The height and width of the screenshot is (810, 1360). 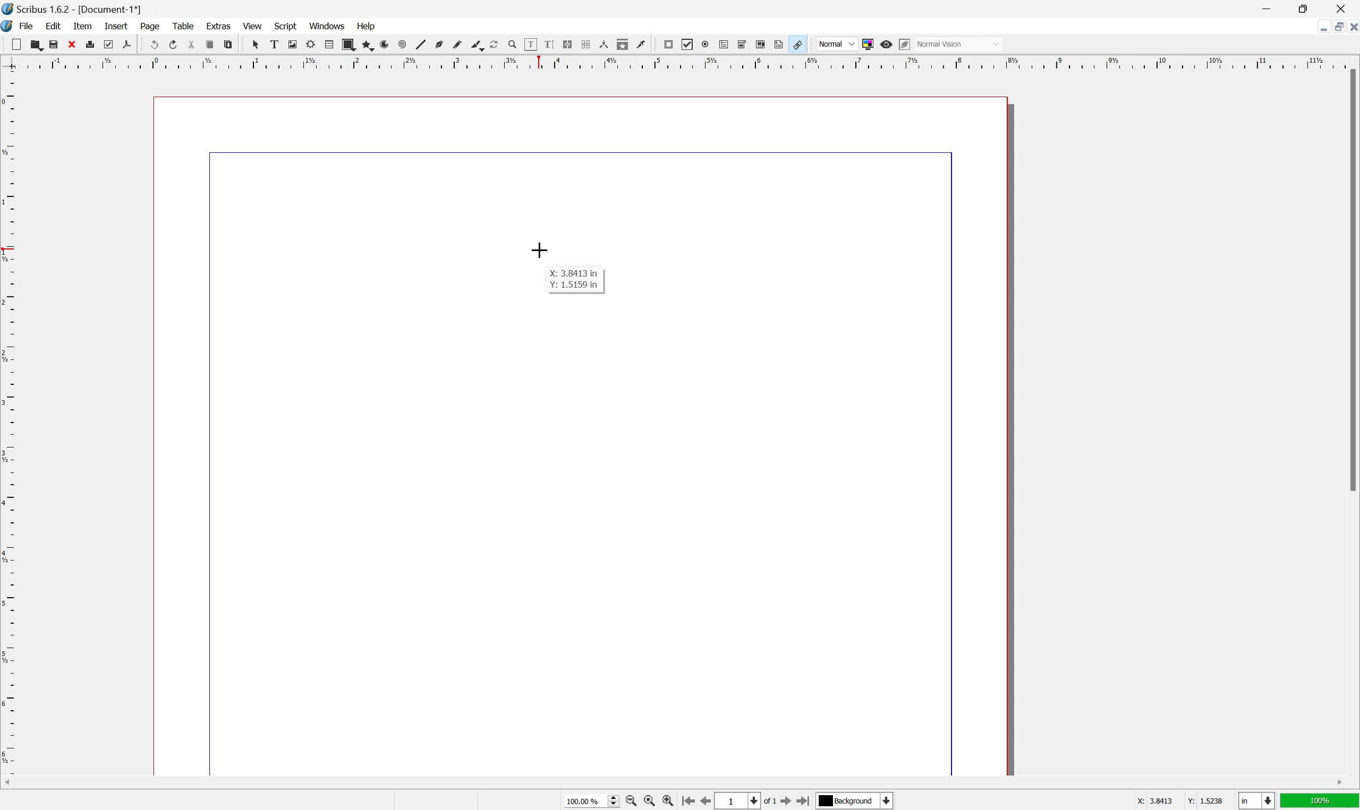 What do you see at coordinates (958, 44) in the screenshot?
I see `normal vision` at bounding box center [958, 44].